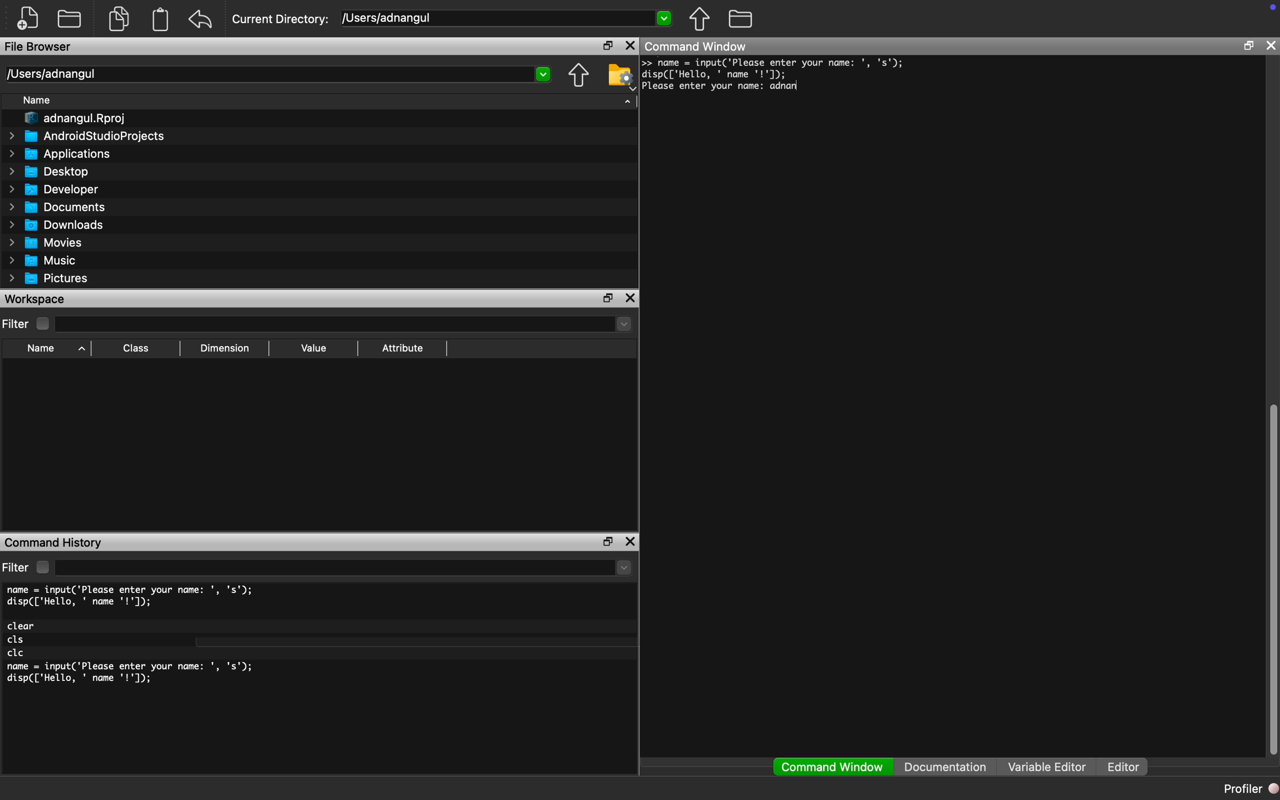  What do you see at coordinates (720, 87) in the screenshot?
I see `Please enter your name: adnan` at bounding box center [720, 87].